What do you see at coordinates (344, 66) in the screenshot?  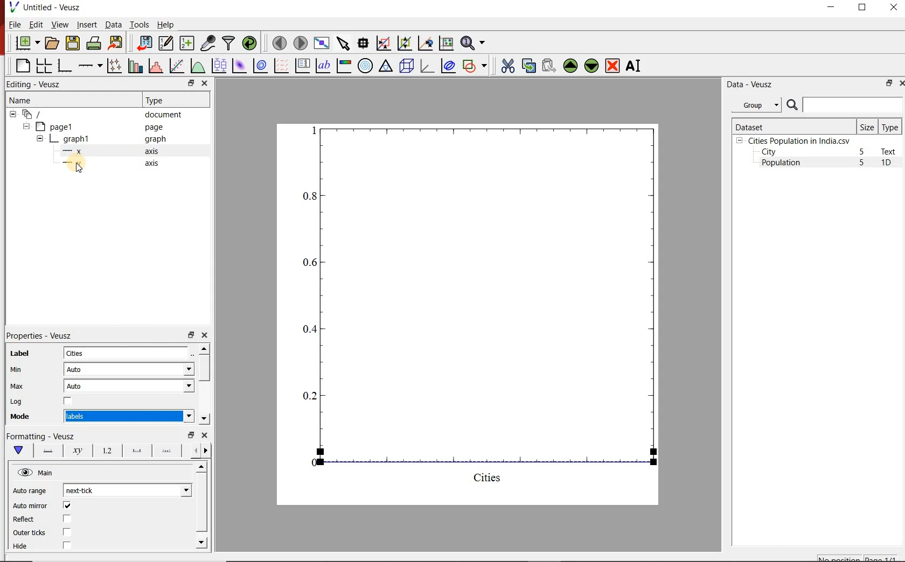 I see `image color bar` at bounding box center [344, 66].